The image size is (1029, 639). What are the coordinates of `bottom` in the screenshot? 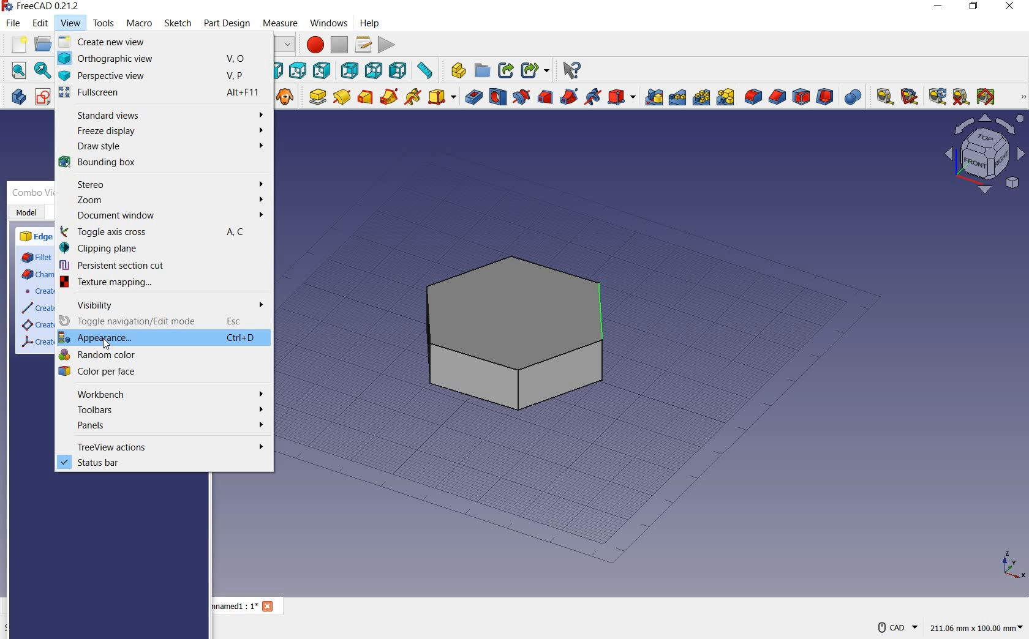 It's located at (375, 70).